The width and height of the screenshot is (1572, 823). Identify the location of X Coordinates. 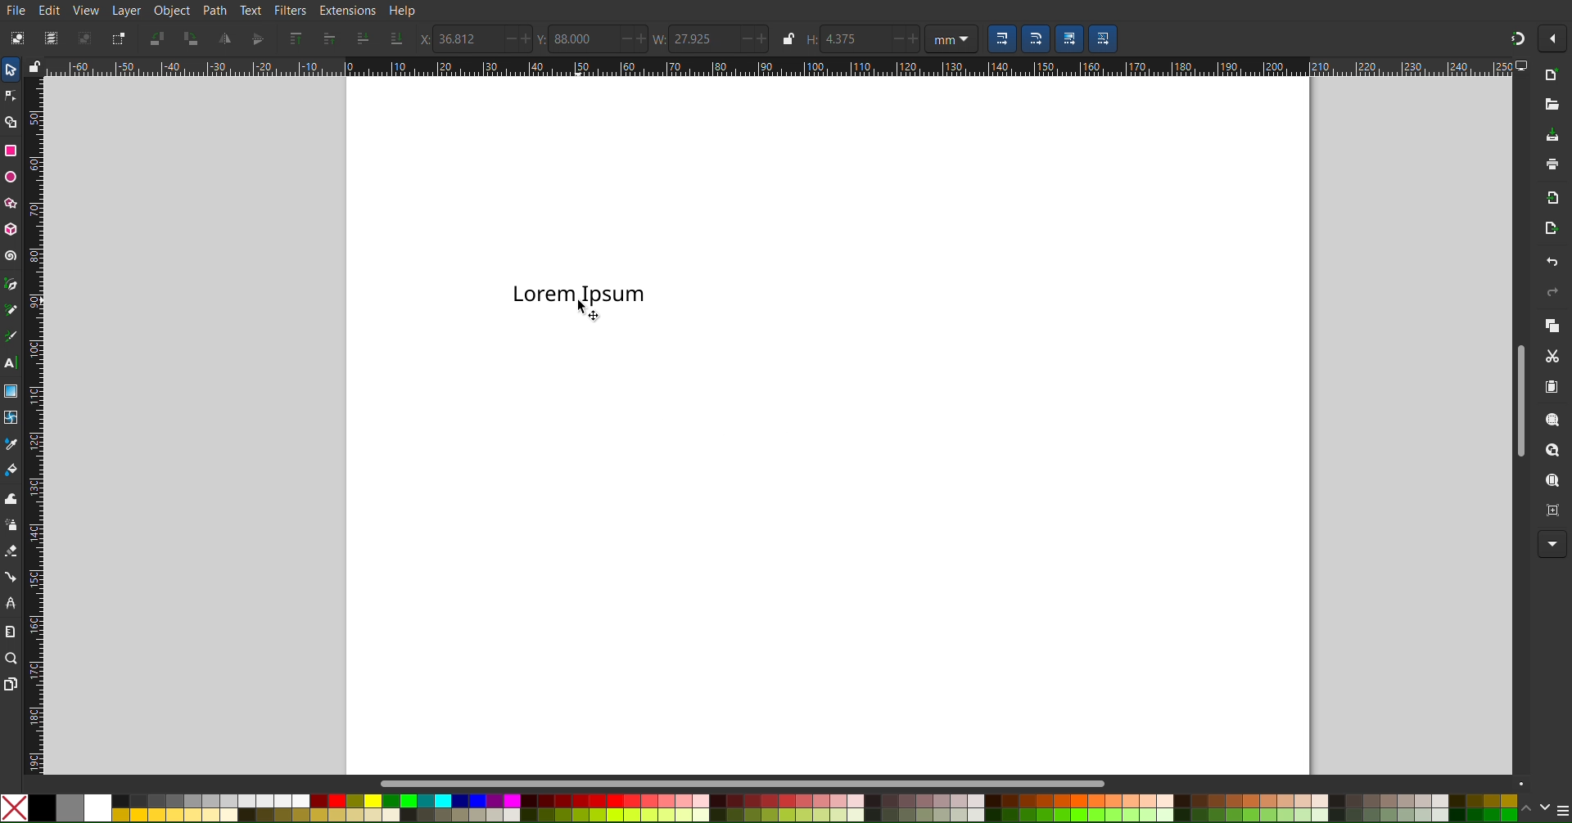
(421, 39).